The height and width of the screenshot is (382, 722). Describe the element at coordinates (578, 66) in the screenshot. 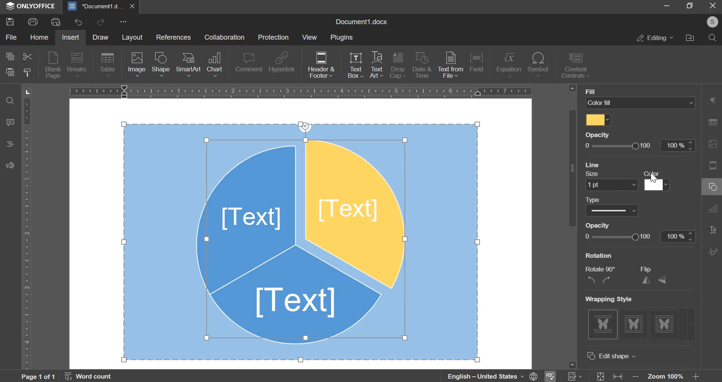

I see `content controls` at that location.